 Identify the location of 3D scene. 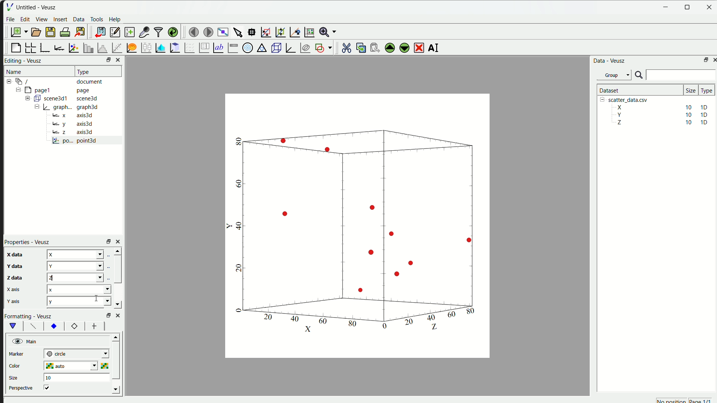
(275, 47).